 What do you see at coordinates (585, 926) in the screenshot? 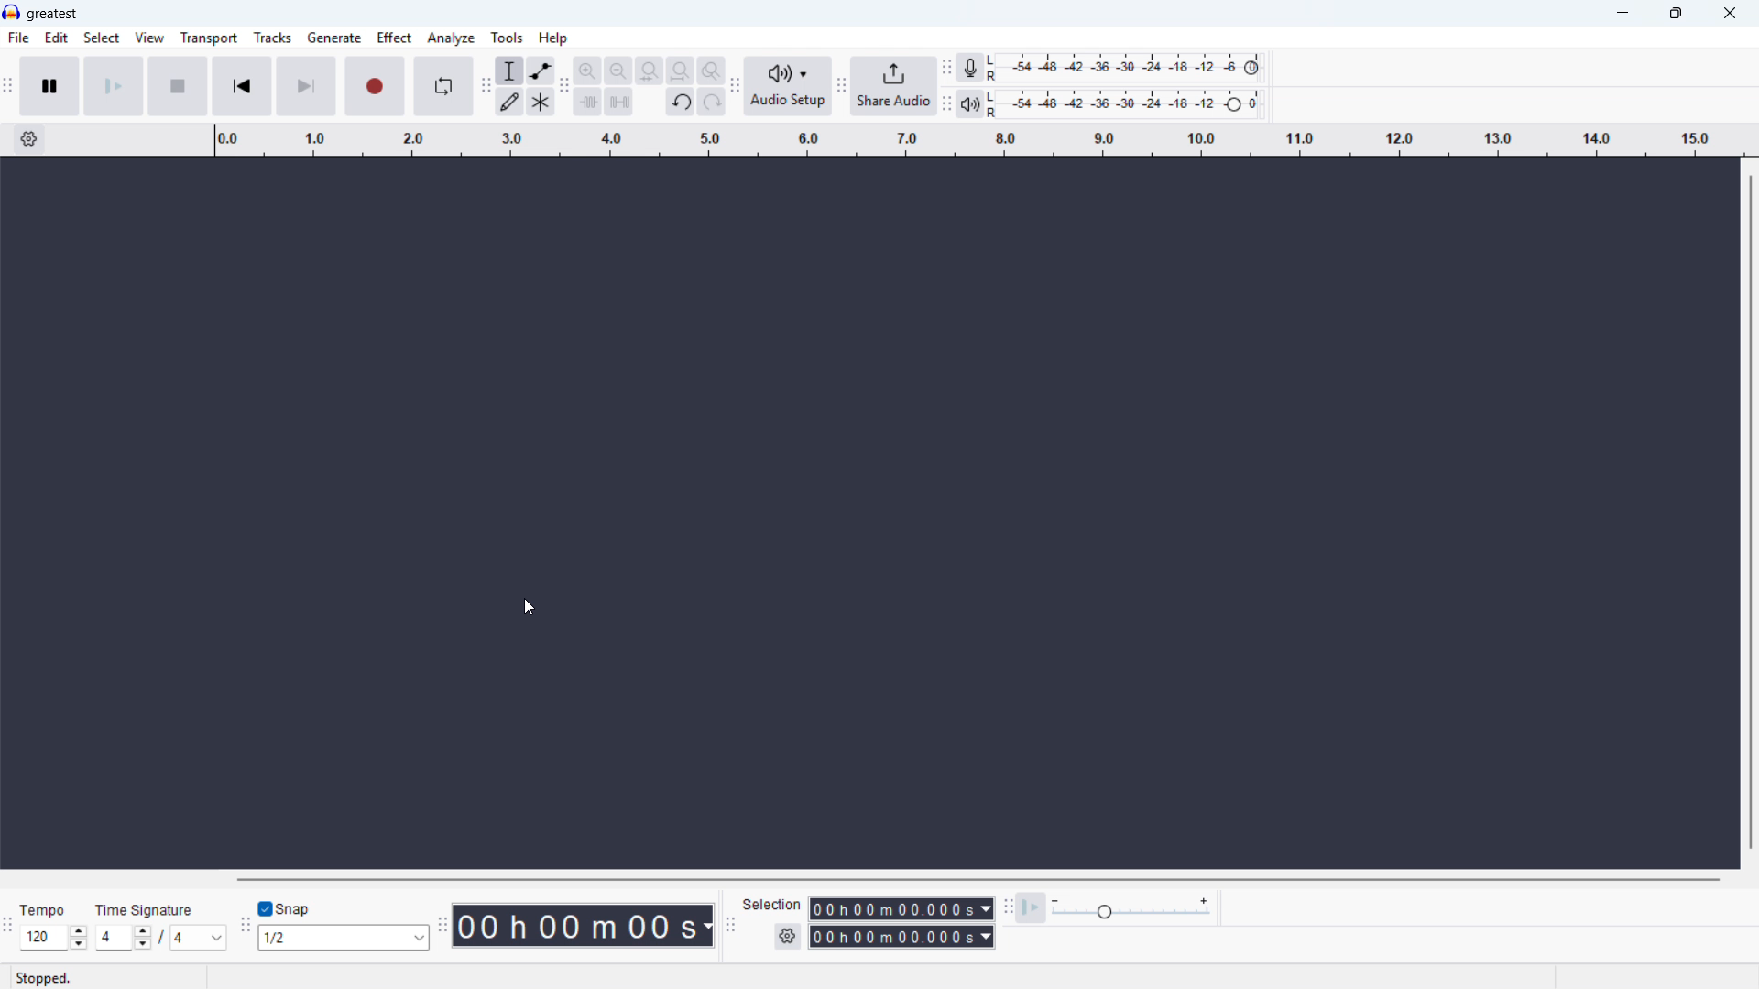
I see `Timestamp ` at bounding box center [585, 926].